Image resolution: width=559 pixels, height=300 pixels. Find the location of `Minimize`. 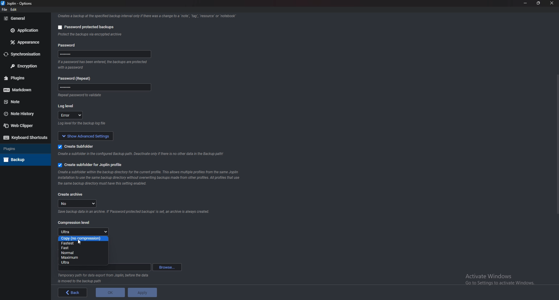

Minimize is located at coordinates (526, 3).